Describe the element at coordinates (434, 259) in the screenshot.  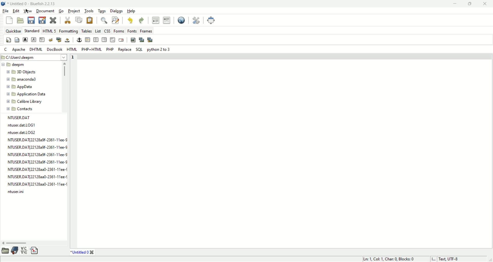
I see `I` at that location.